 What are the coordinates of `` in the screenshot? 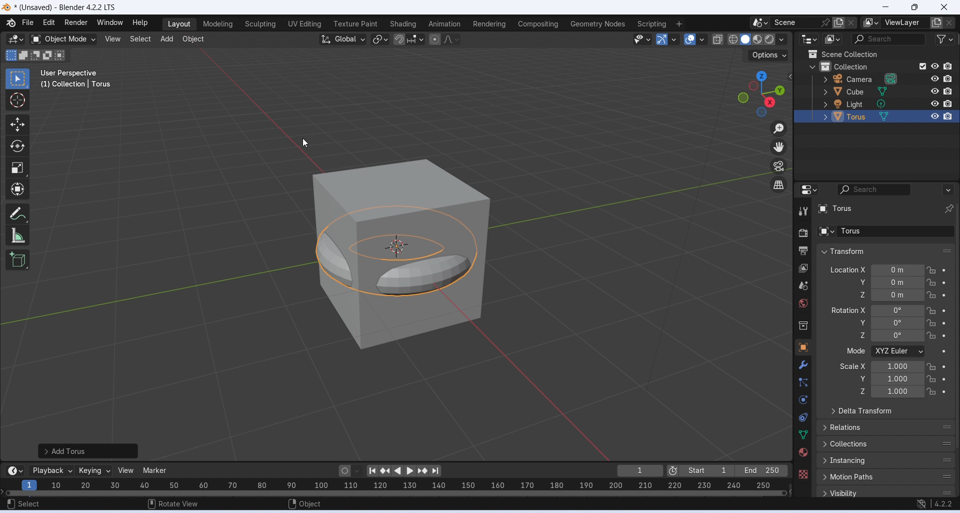 It's located at (804, 286).